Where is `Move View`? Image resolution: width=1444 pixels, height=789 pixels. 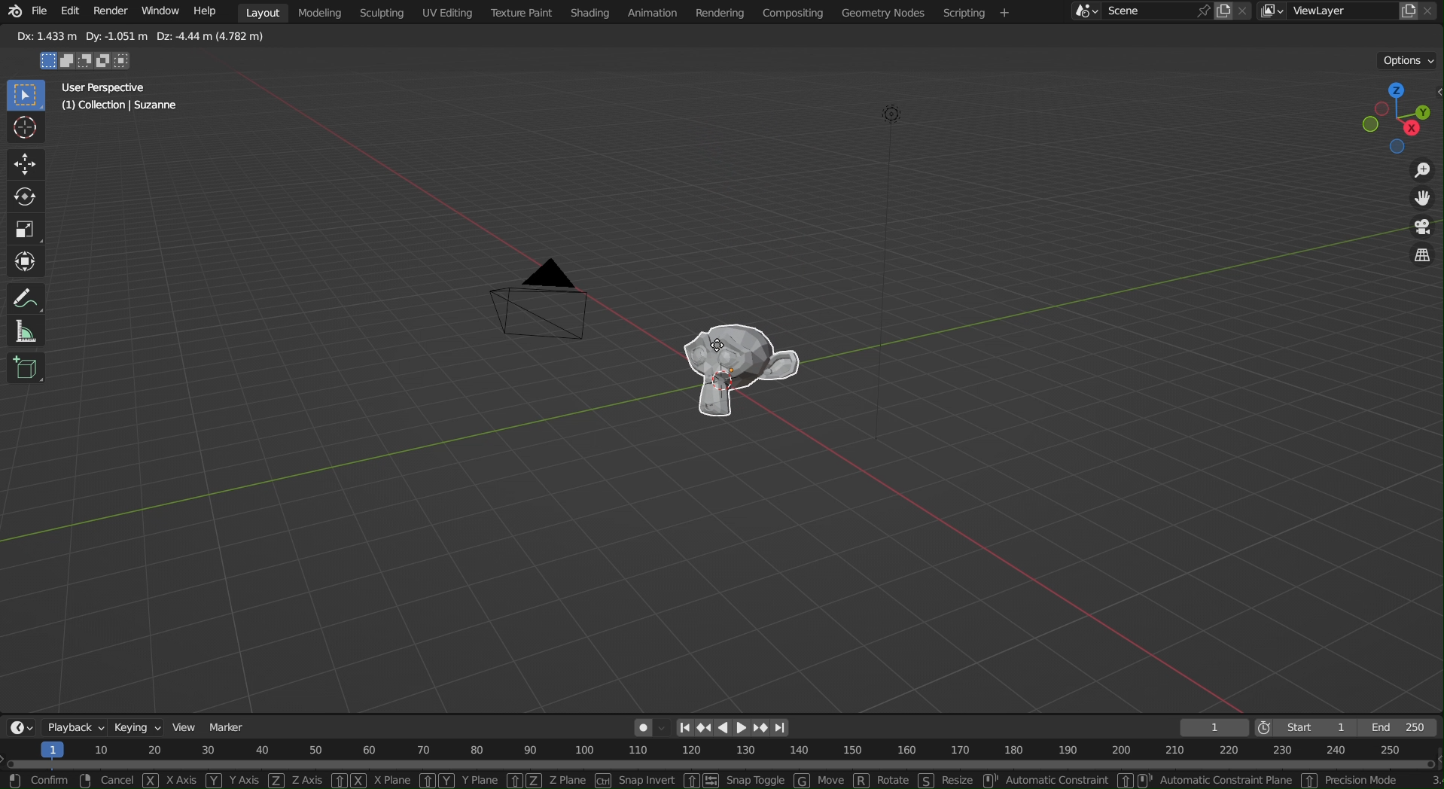 Move View is located at coordinates (1421, 199).